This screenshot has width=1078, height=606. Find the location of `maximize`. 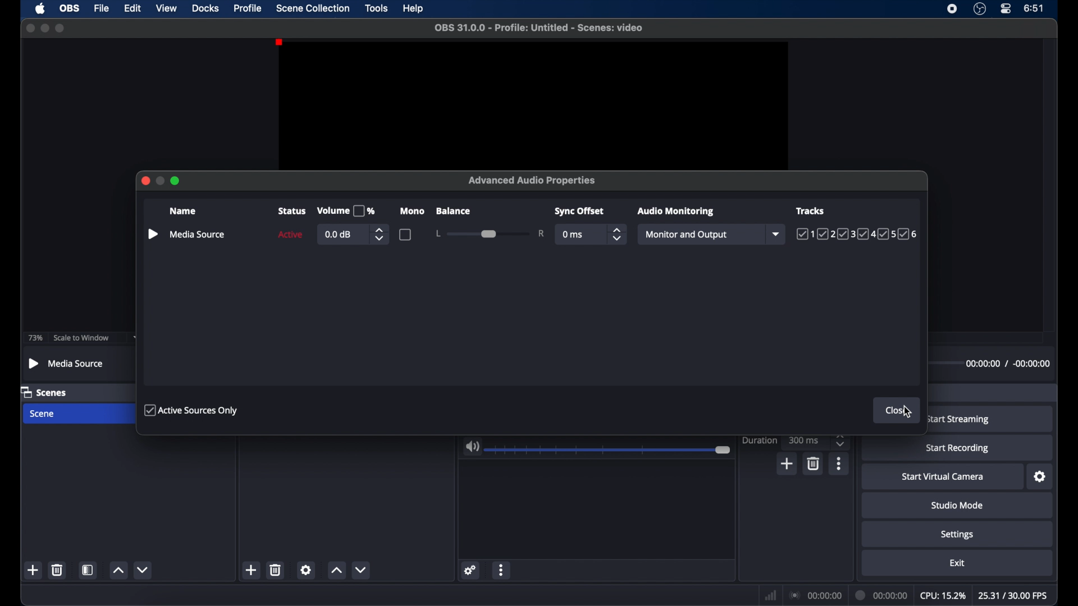

maximize is located at coordinates (61, 28).